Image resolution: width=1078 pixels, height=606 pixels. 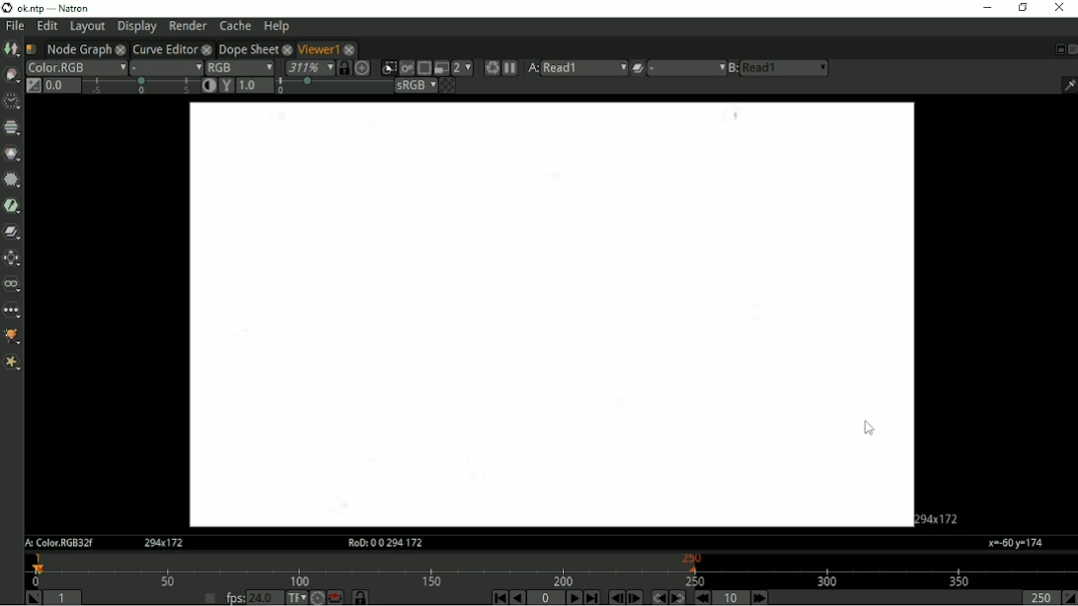 I want to click on Restore down, so click(x=1024, y=9).